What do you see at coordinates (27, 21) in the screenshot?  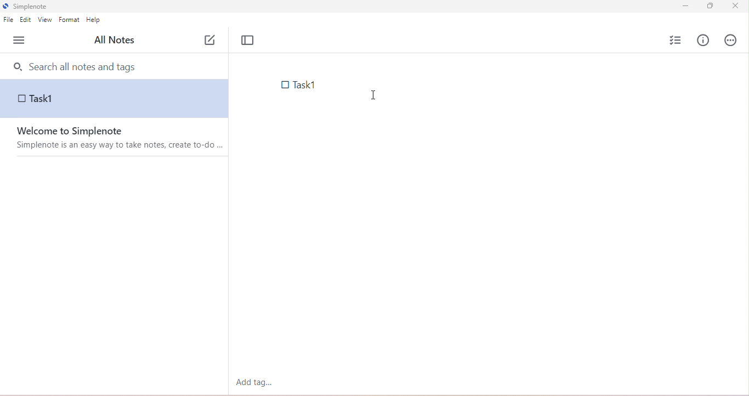 I see `edit` at bounding box center [27, 21].